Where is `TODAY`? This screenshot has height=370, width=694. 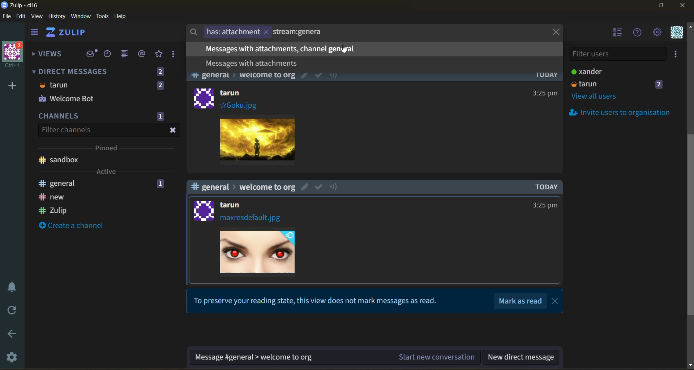 TODAY is located at coordinates (544, 74).